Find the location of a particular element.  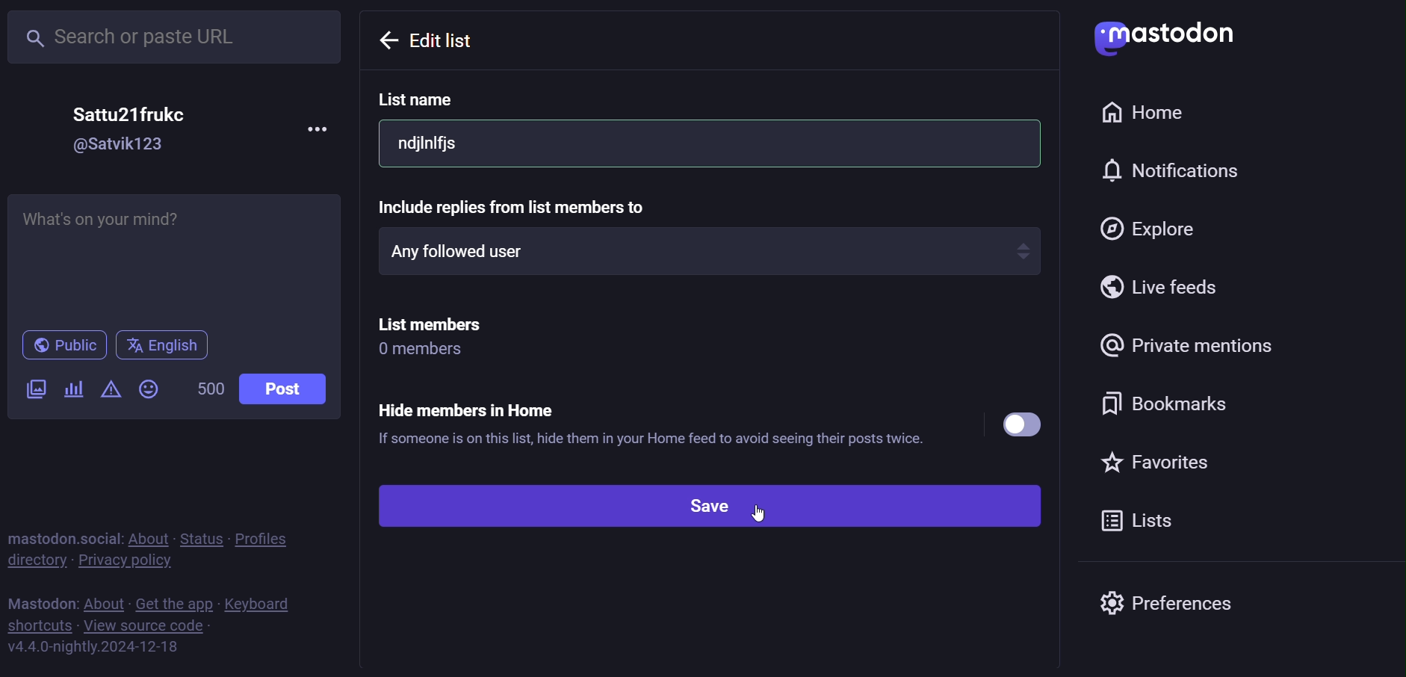

keyboard is located at coordinates (264, 604).